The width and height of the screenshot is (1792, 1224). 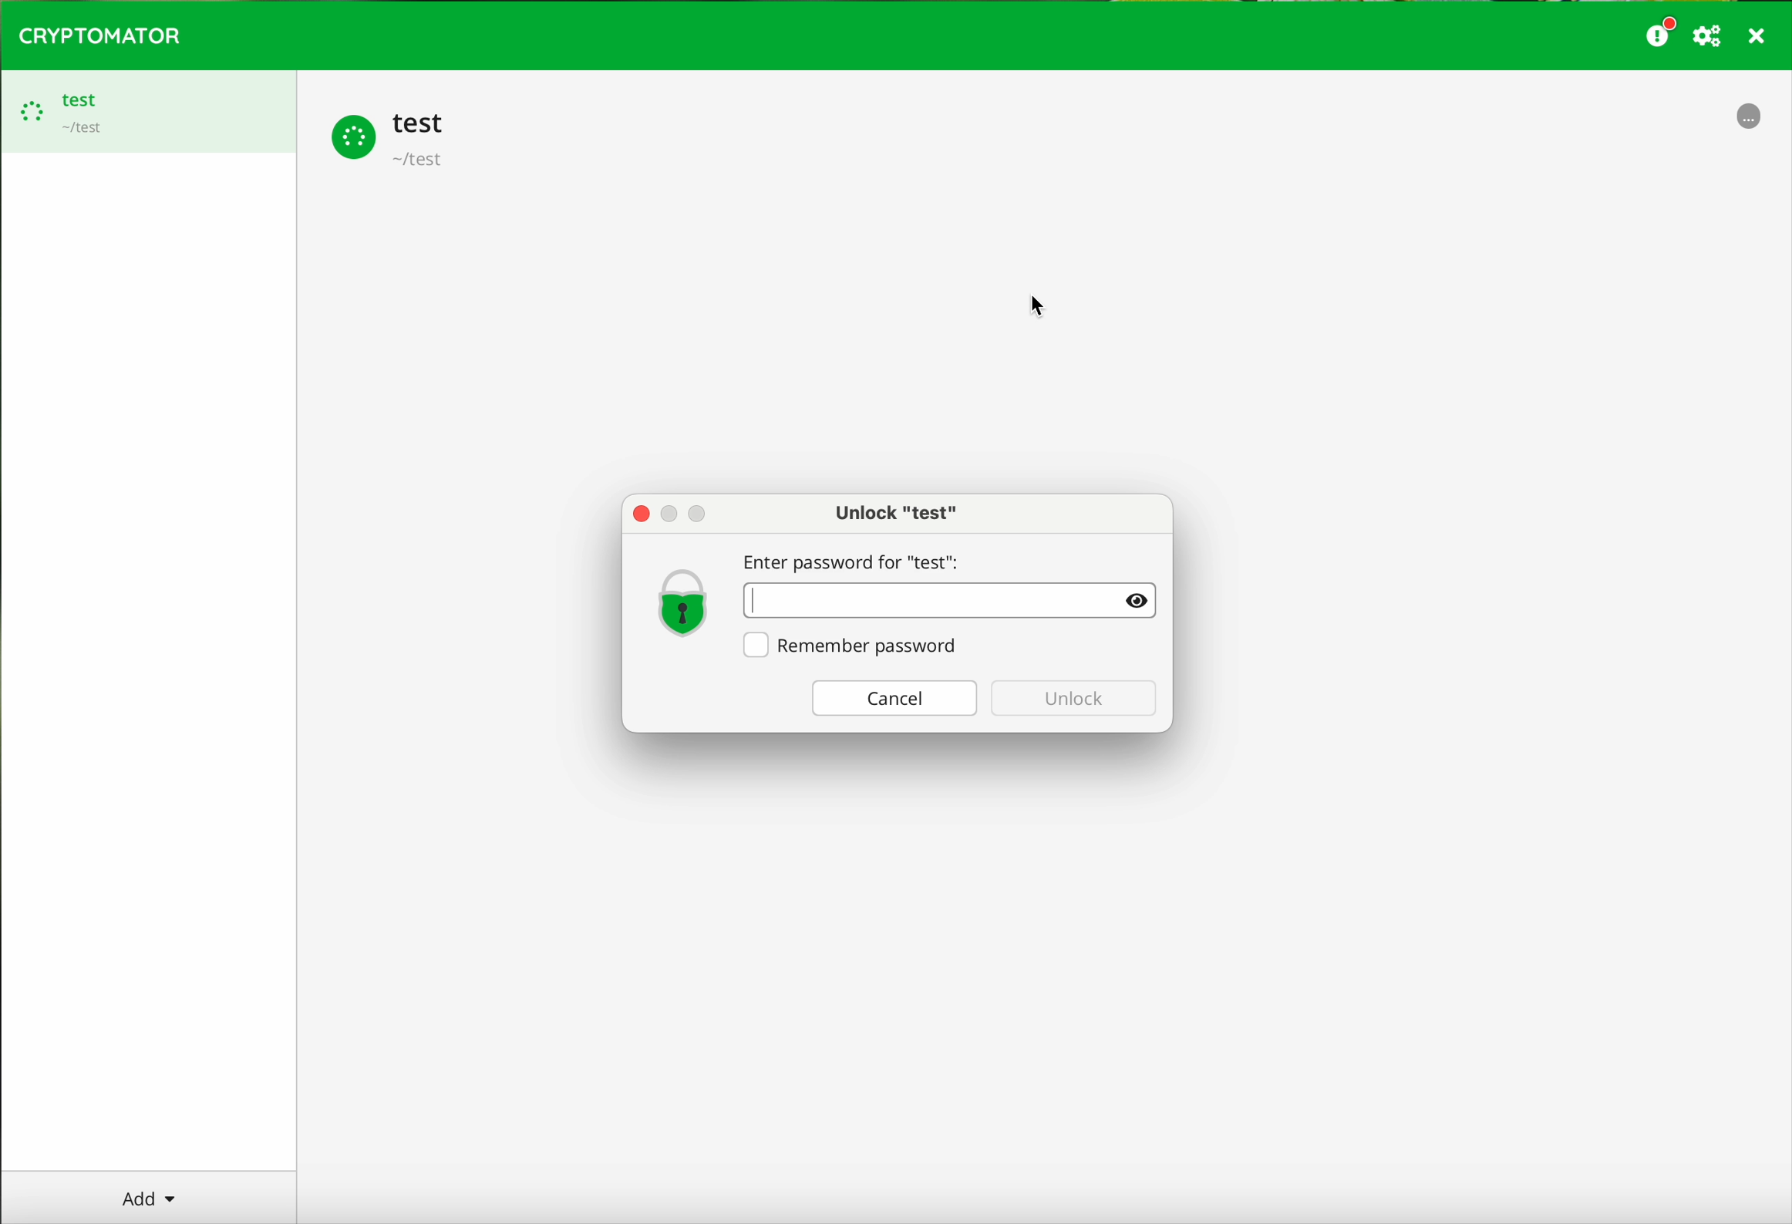 I want to click on unlocking vault, so click(x=148, y=112).